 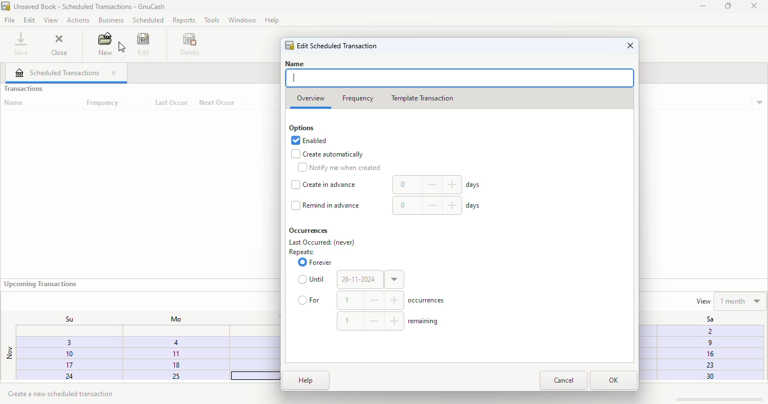 I want to click on 18, so click(x=176, y=364).